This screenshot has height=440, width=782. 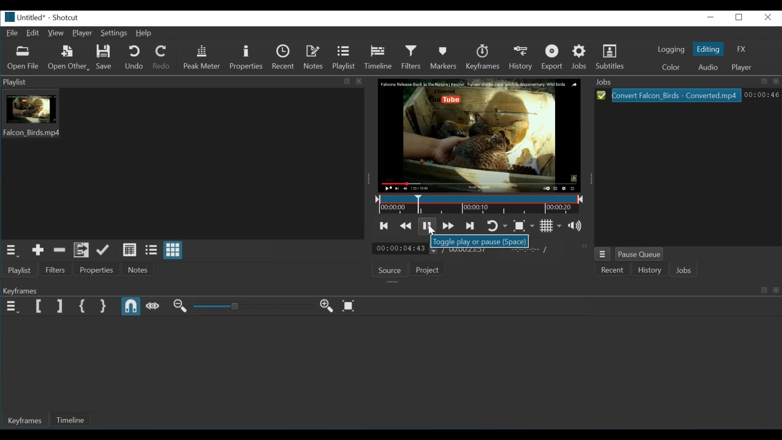 What do you see at coordinates (246, 57) in the screenshot?
I see `Properties` at bounding box center [246, 57].